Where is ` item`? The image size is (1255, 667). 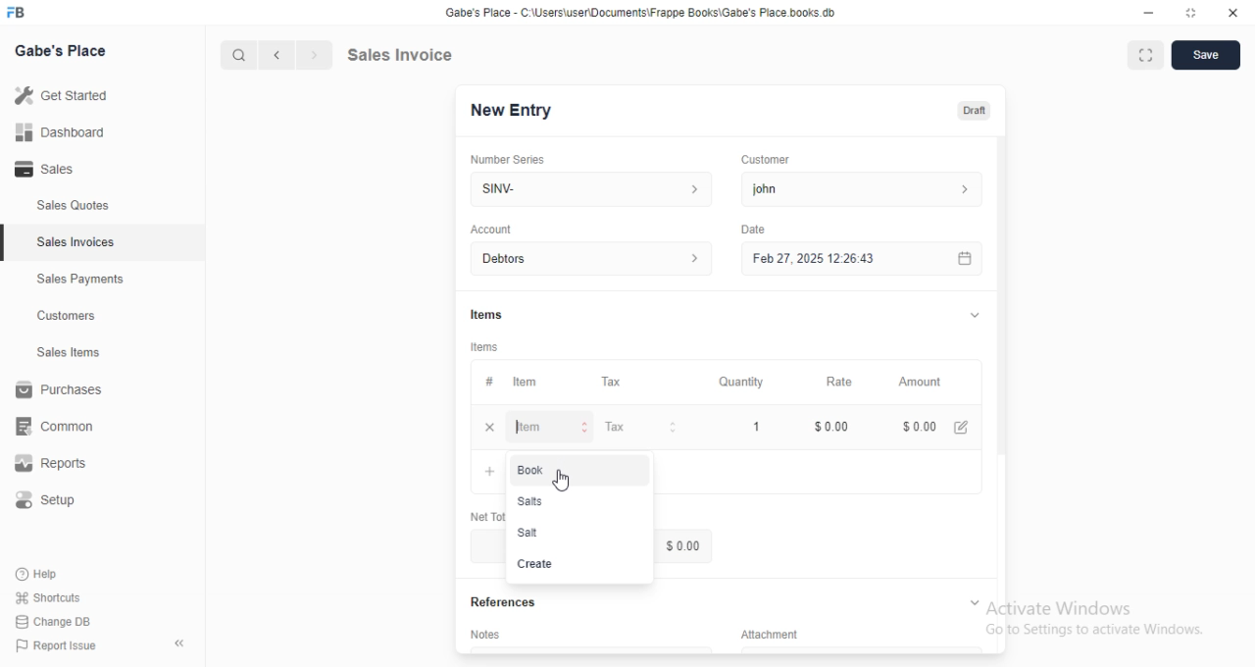  item is located at coordinates (527, 383).